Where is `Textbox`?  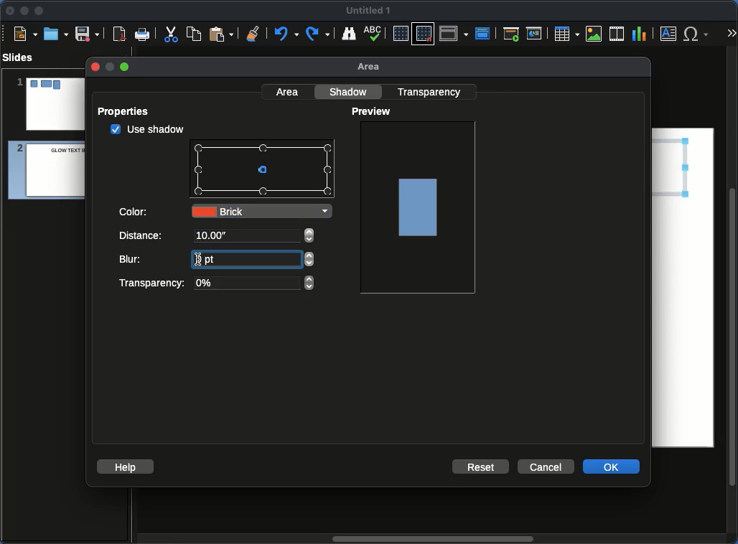
Textbox is located at coordinates (669, 33).